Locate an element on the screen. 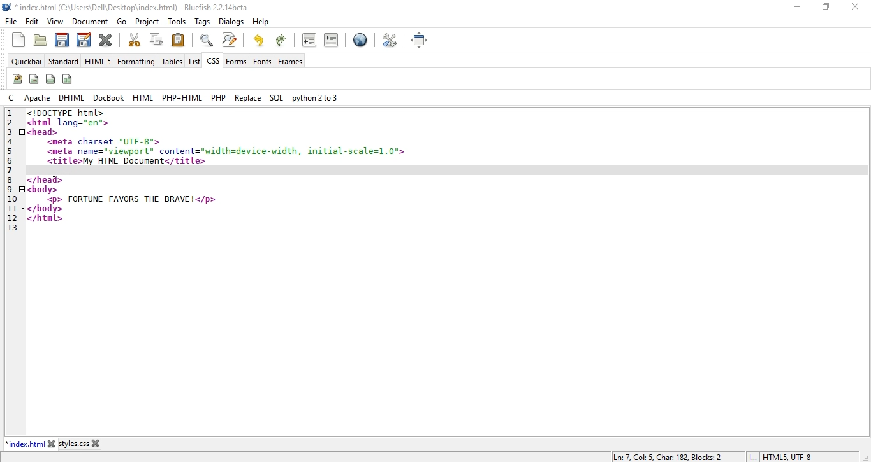 This screenshot has height=462, width=871. tables is located at coordinates (172, 62).